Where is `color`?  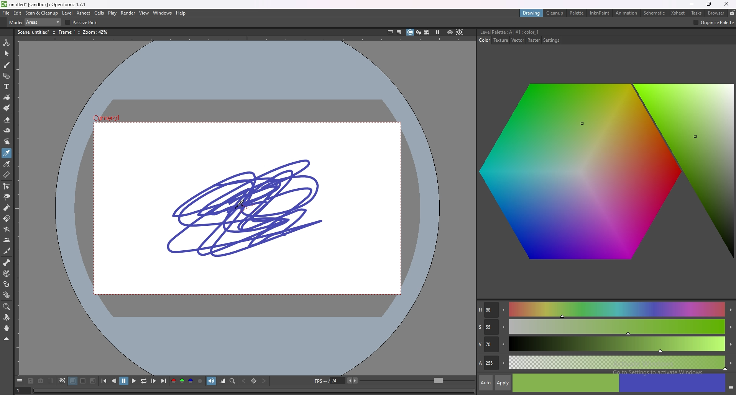
color is located at coordinates (485, 40).